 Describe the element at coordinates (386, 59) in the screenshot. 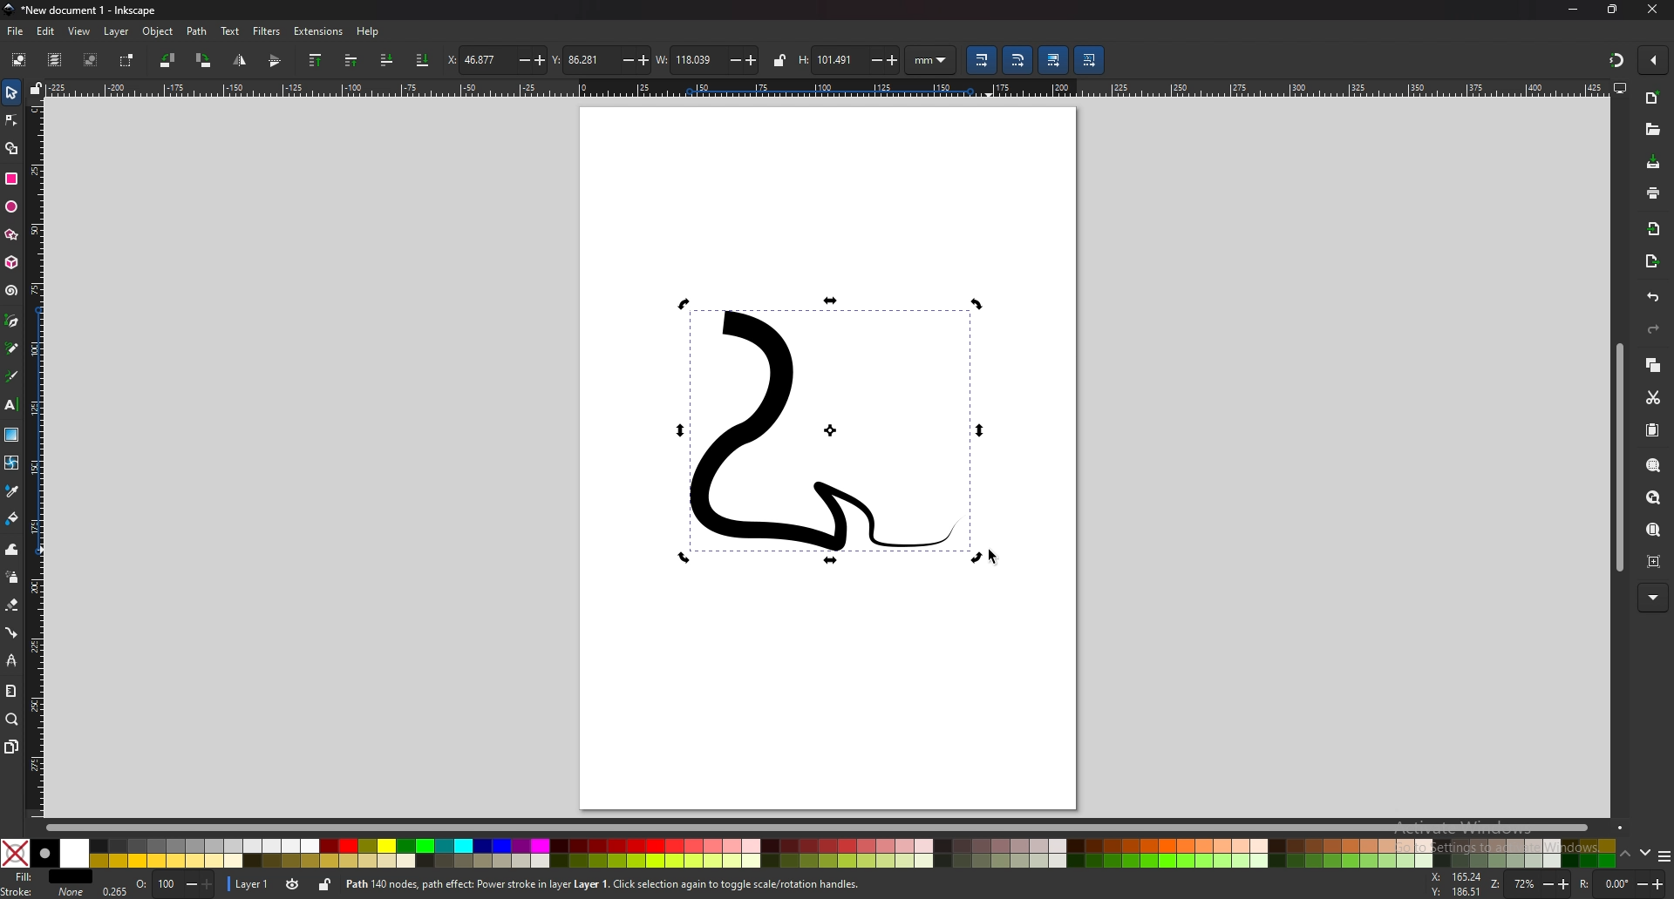

I see `lower selection one step` at that location.